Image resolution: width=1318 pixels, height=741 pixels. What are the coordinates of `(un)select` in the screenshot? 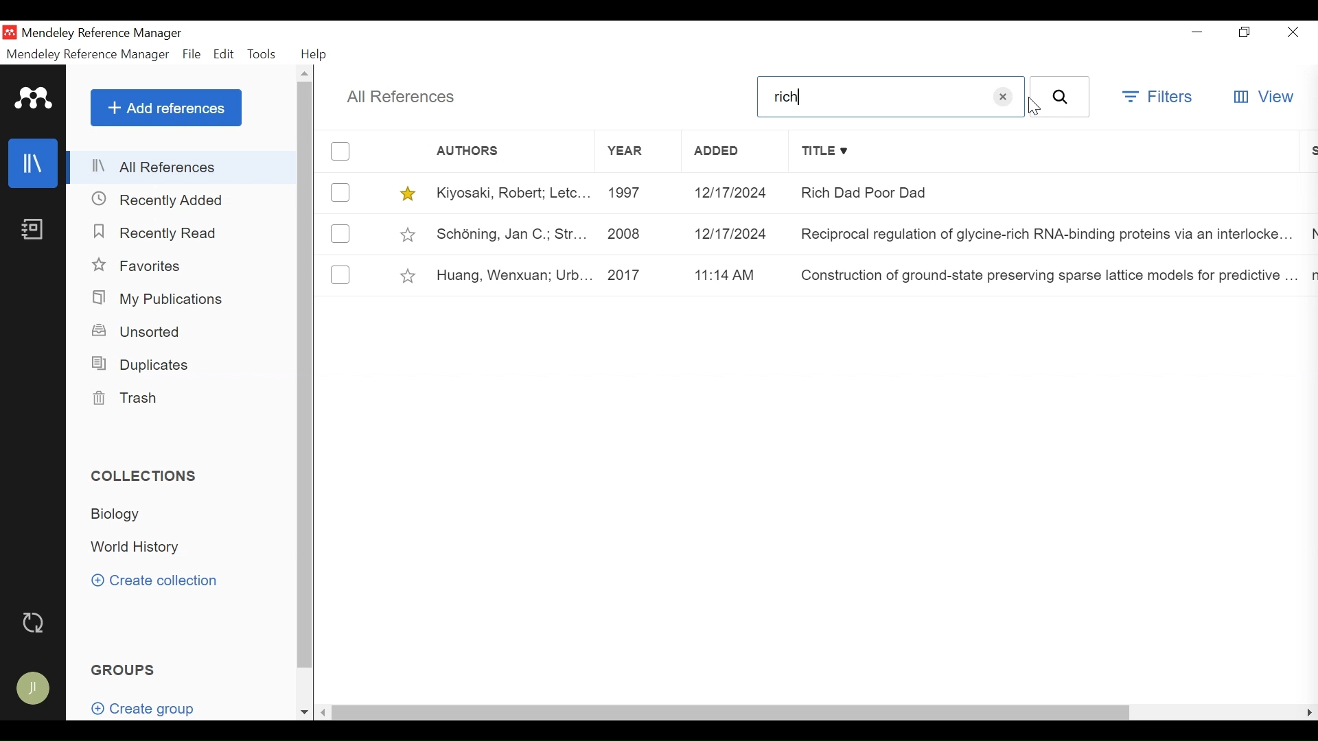 It's located at (340, 274).